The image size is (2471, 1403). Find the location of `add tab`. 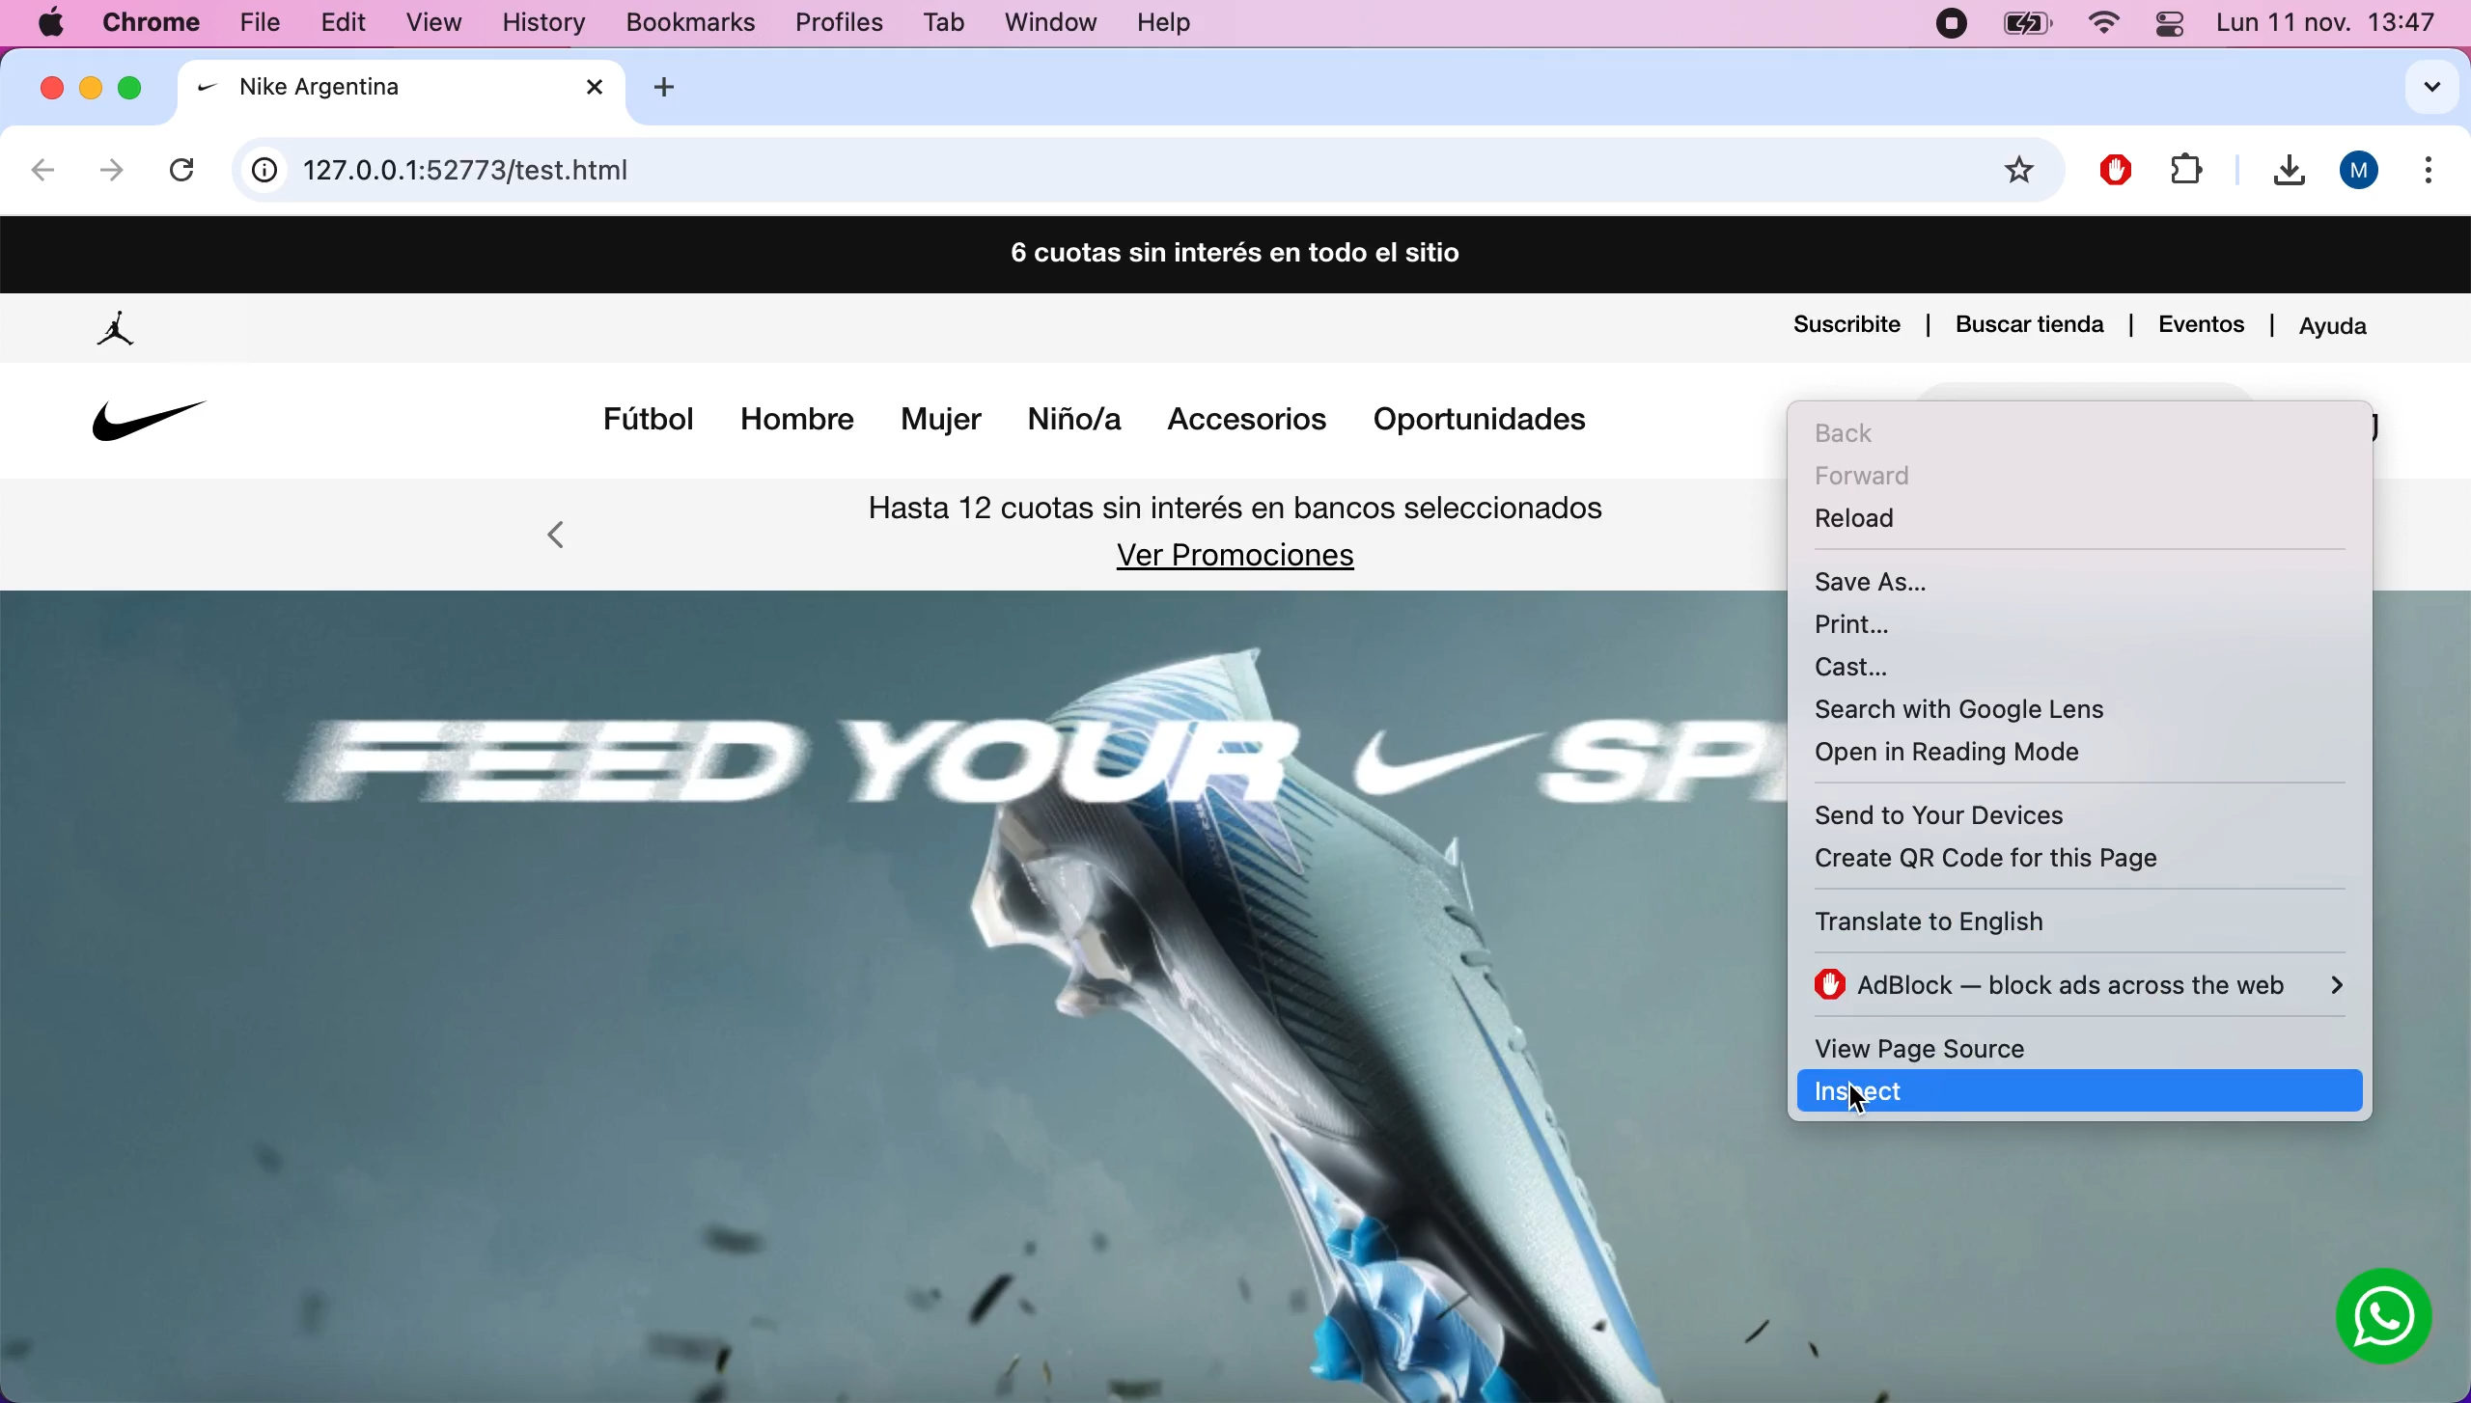

add tab is located at coordinates (680, 87).